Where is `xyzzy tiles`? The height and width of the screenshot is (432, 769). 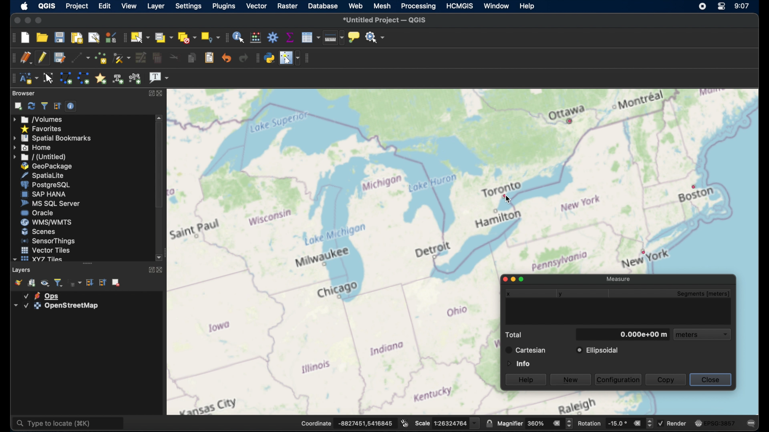 xyzzy tiles is located at coordinates (38, 259).